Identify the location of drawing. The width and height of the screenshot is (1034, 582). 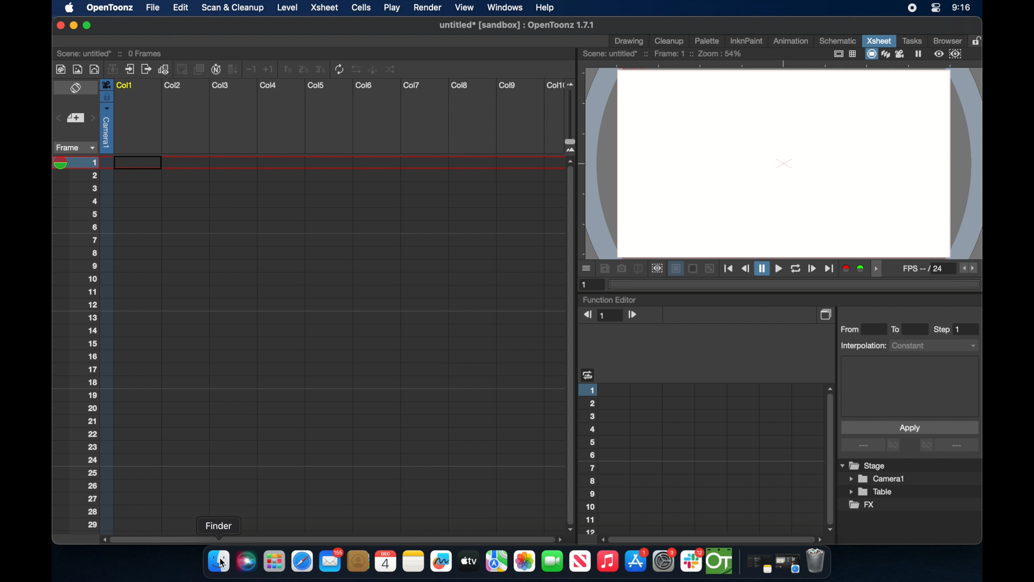
(630, 41).